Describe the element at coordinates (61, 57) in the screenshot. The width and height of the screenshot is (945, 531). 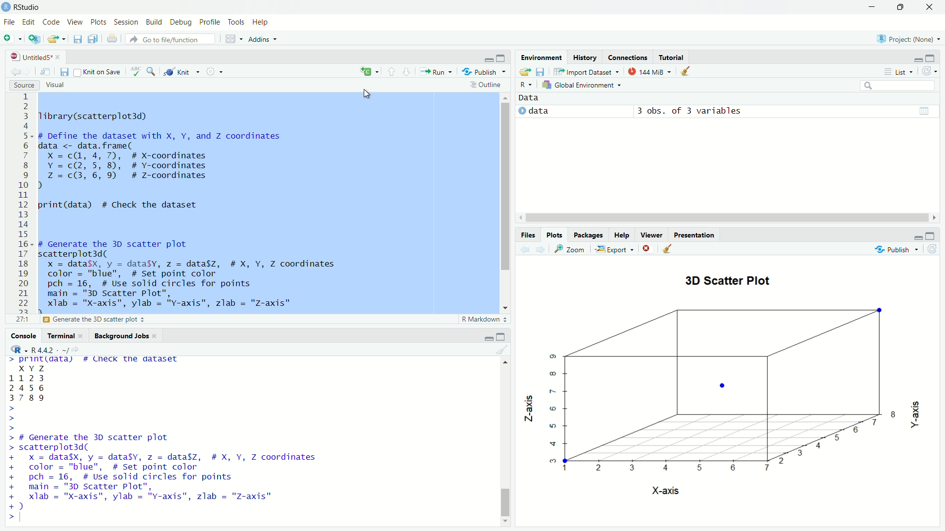
I see `close` at that location.